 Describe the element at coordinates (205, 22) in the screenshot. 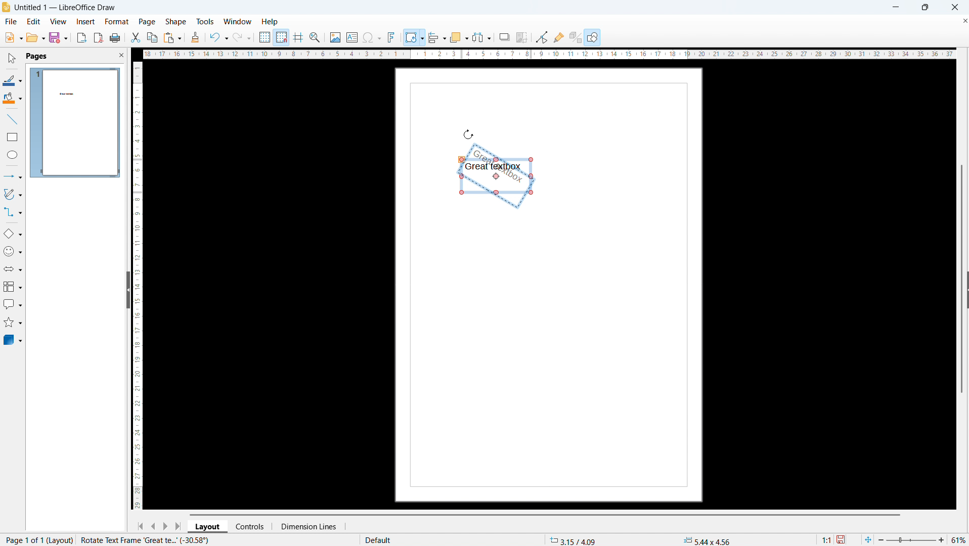

I see `tools` at that location.